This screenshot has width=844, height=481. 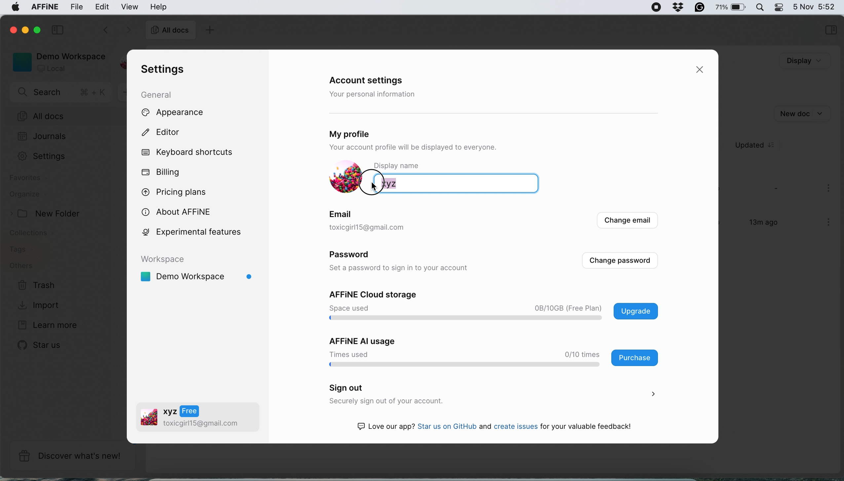 What do you see at coordinates (62, 93) in the screenshot?
I see `search` at bounding box center [62, 93].